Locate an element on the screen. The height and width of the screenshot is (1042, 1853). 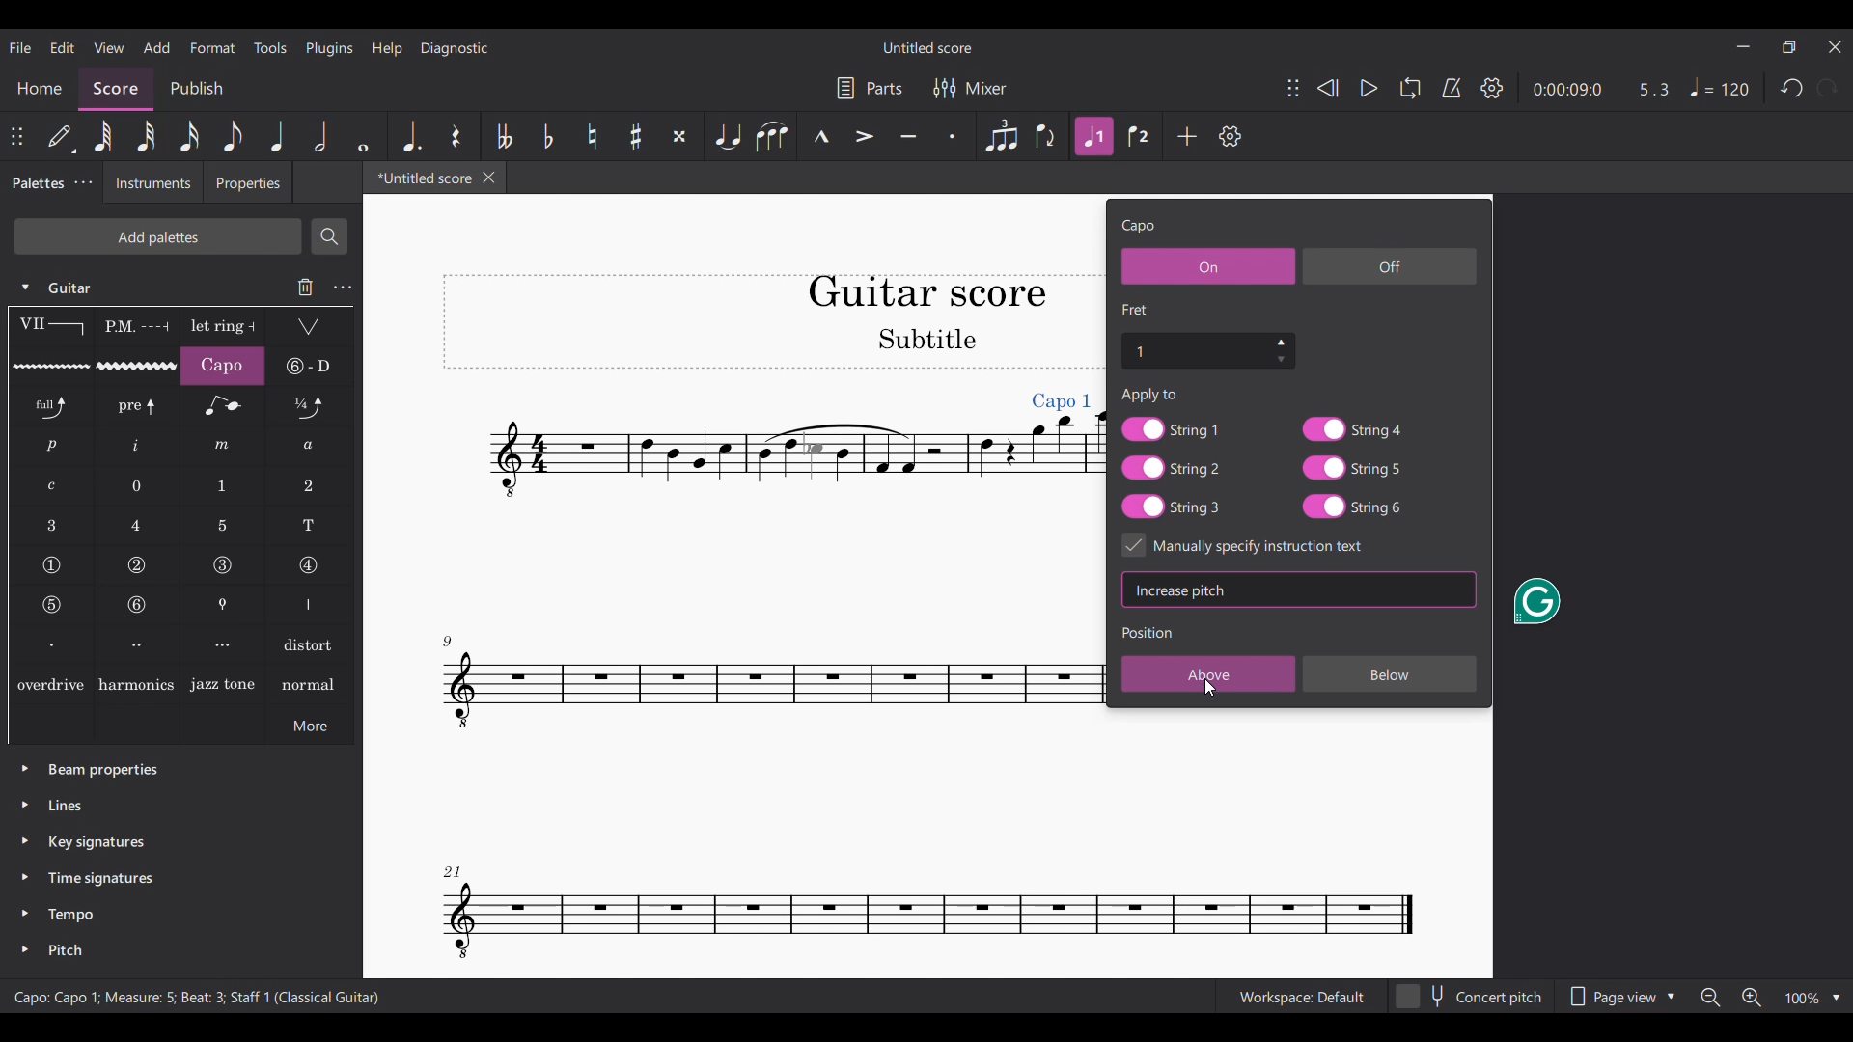
Palettes, current tab is located at coordinates (36, 183).